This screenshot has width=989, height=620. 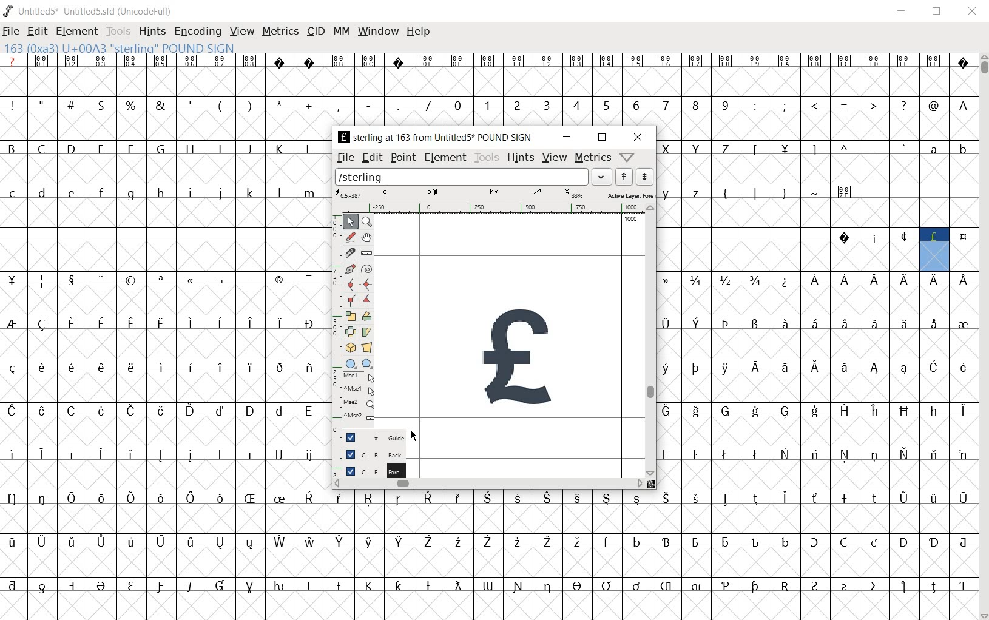 What do you see at coordinates (132, 411) in the screenshot?
I see `Symbol` at bounding box center [132, 411].